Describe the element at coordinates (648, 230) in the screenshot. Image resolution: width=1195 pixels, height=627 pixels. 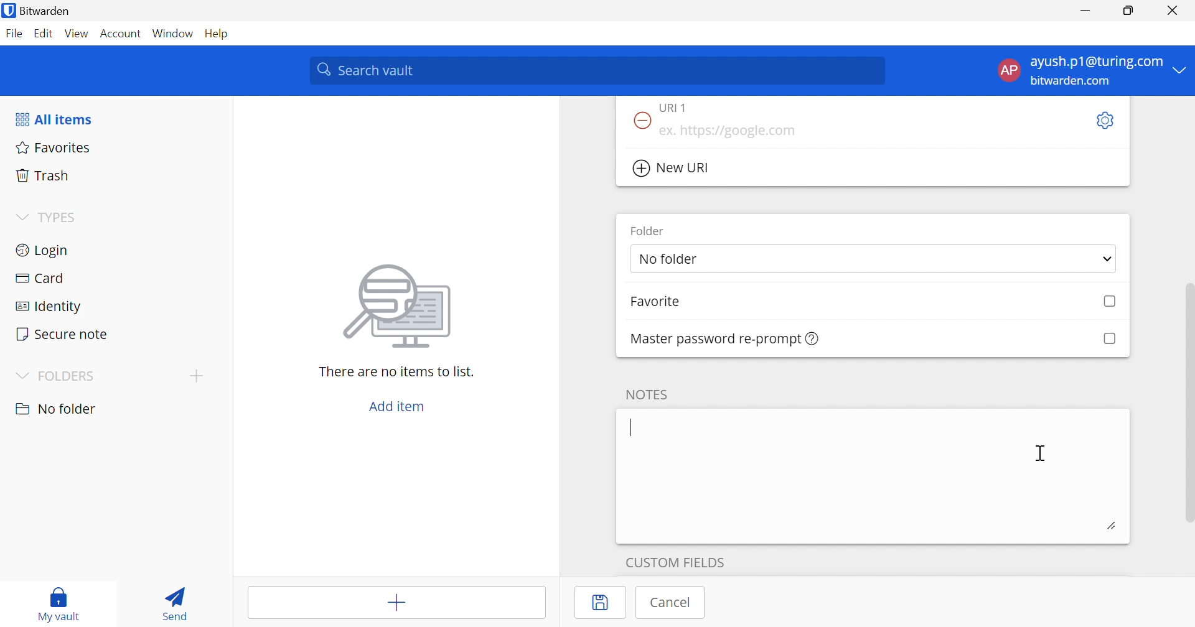
I see `Folder` at that location.